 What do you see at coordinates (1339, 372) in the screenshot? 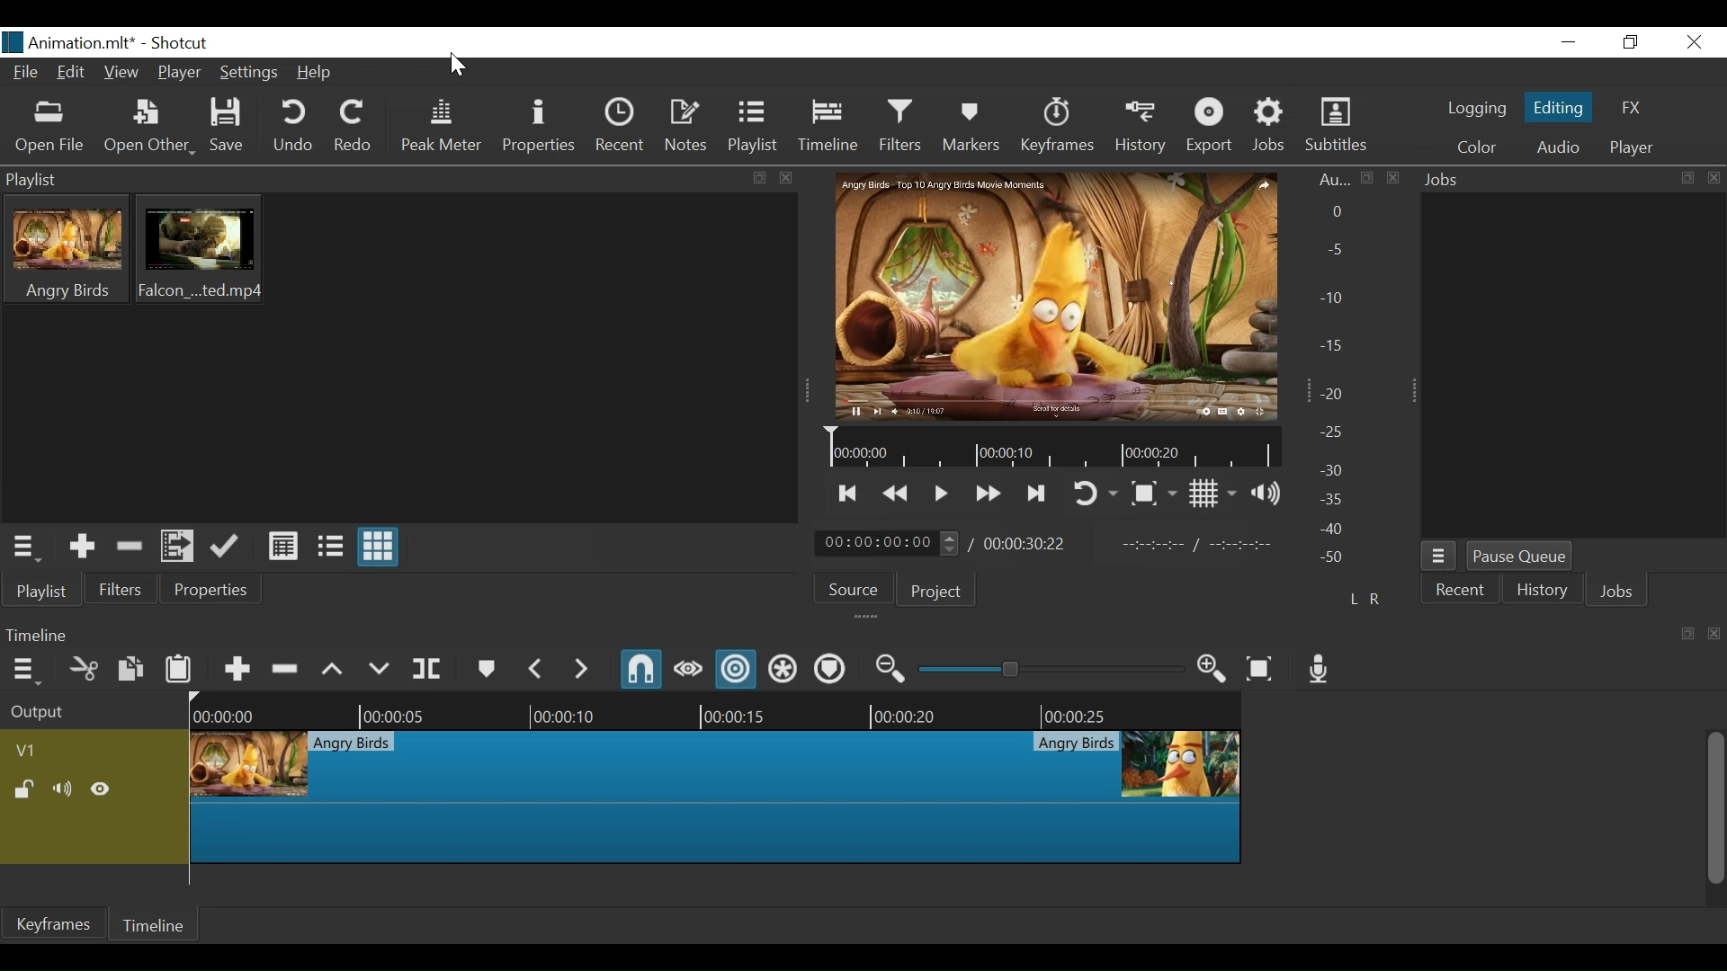
I see `Audio Panel` at bounding box center [1339, 372].